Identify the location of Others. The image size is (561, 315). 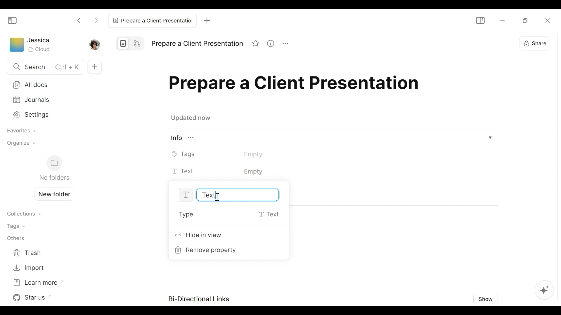
(15, 239).